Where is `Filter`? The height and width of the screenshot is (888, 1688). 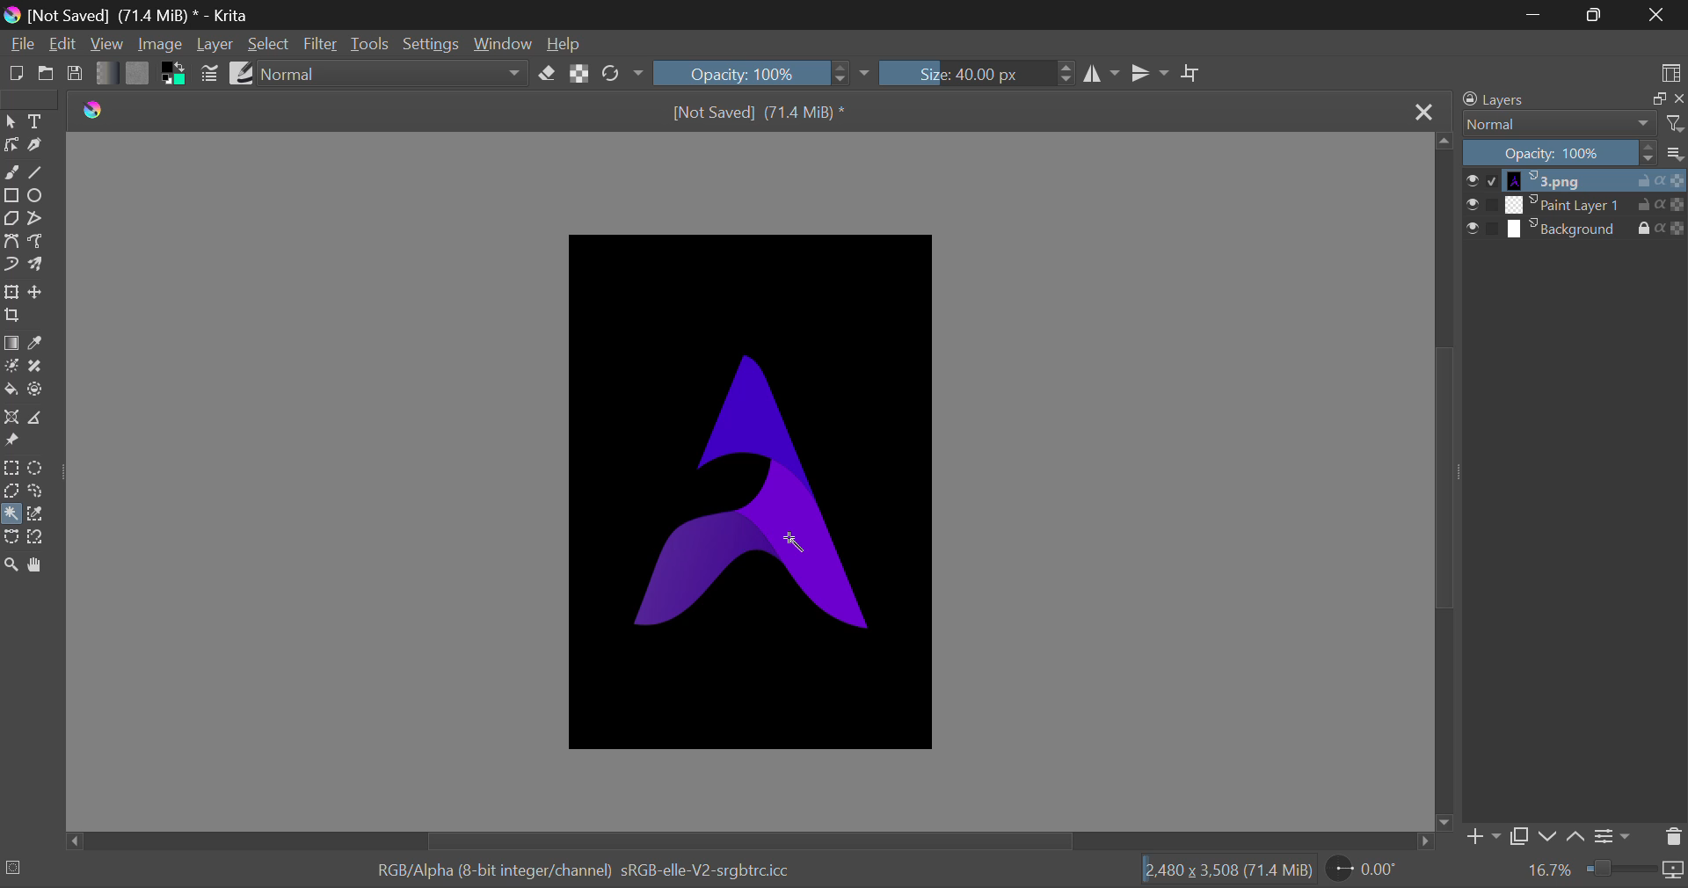 Filter is located at coordinates (323, 44).